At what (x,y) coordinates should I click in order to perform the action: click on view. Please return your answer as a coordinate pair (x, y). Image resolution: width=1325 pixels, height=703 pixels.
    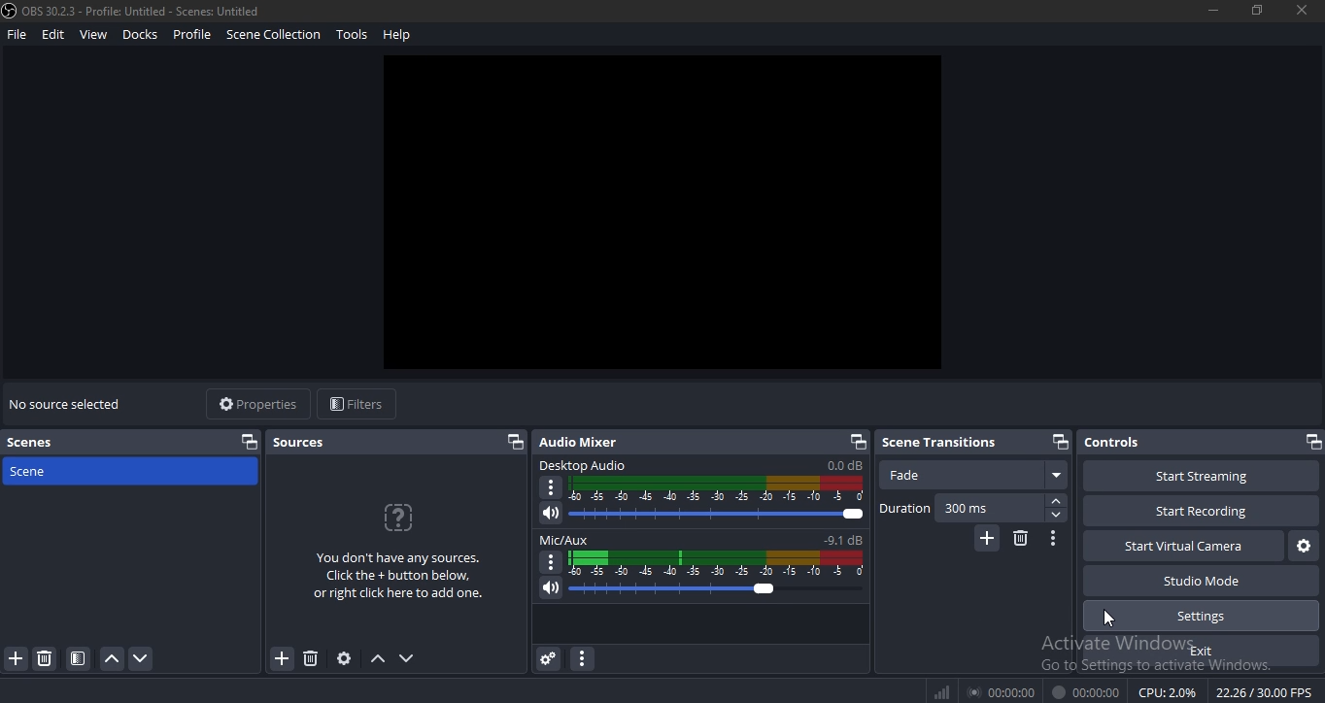
    Looking at the image, I should click on (92, 35).